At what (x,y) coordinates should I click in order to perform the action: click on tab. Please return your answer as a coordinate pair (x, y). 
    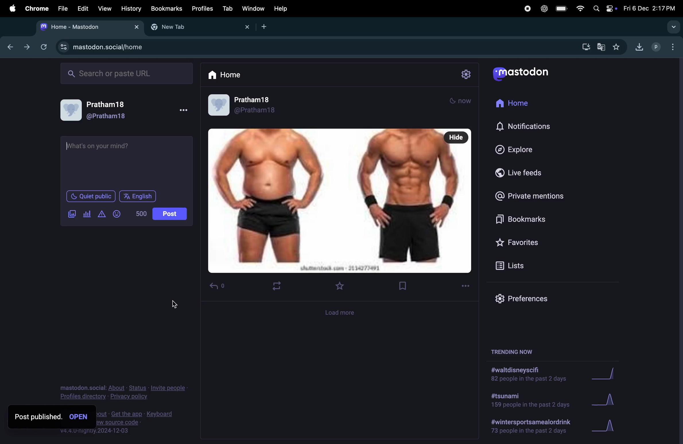
    Looking at the image, I should click on (227, 9).